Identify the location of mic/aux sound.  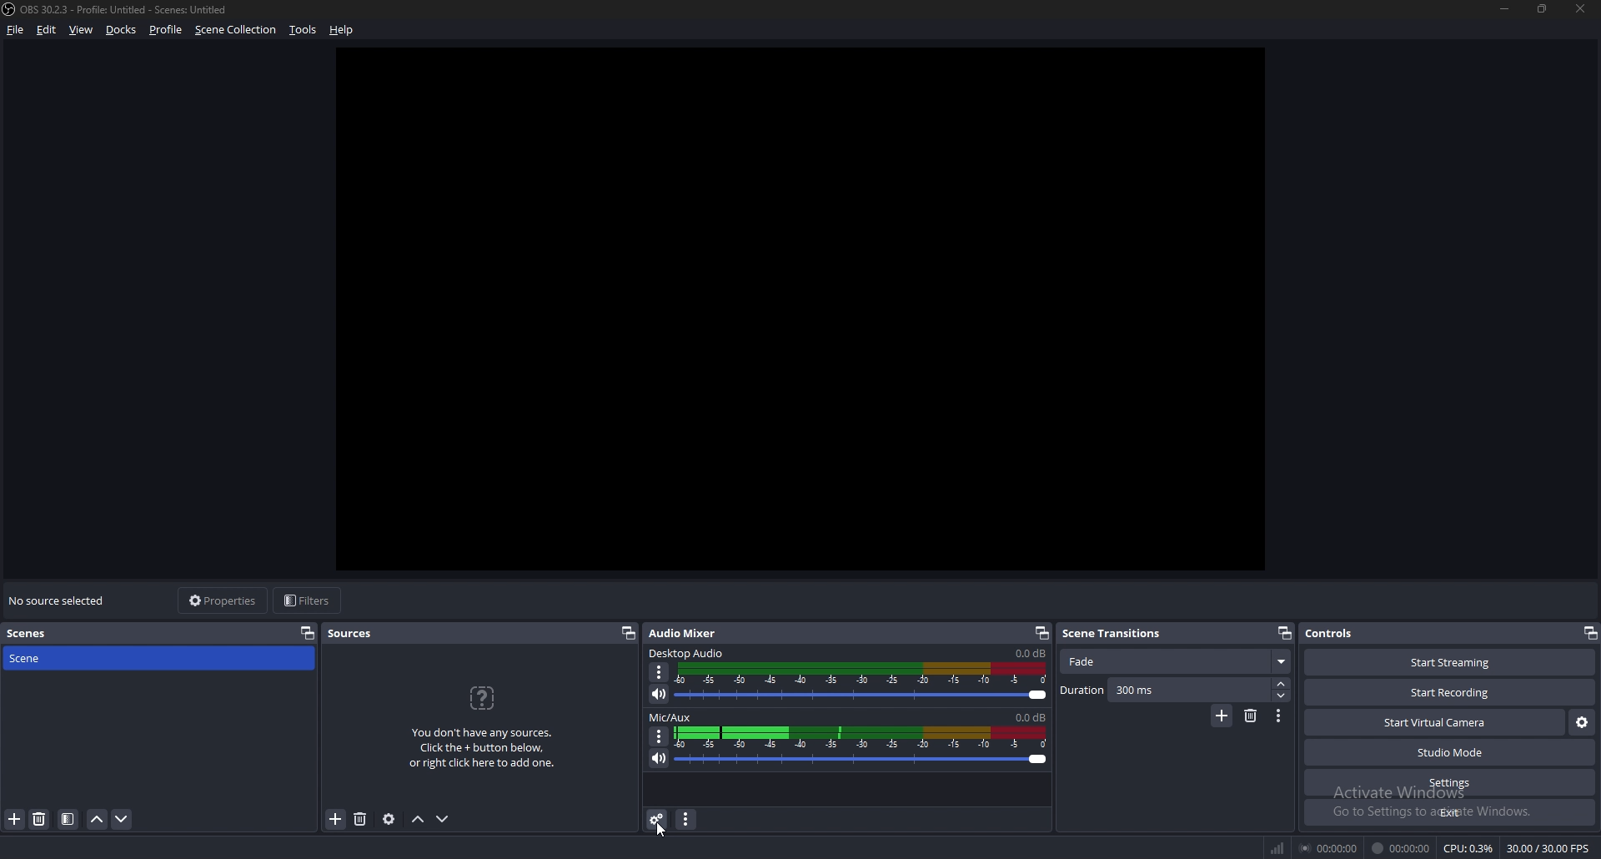
(1028, 716).